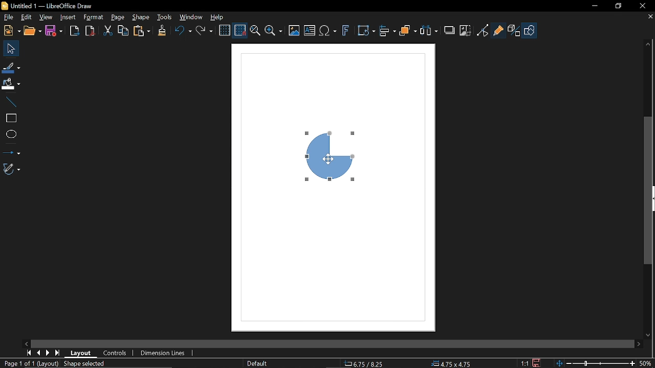  Describe the element at coordinates (142, 17) in the screenshot. I see `Shape` at that location.